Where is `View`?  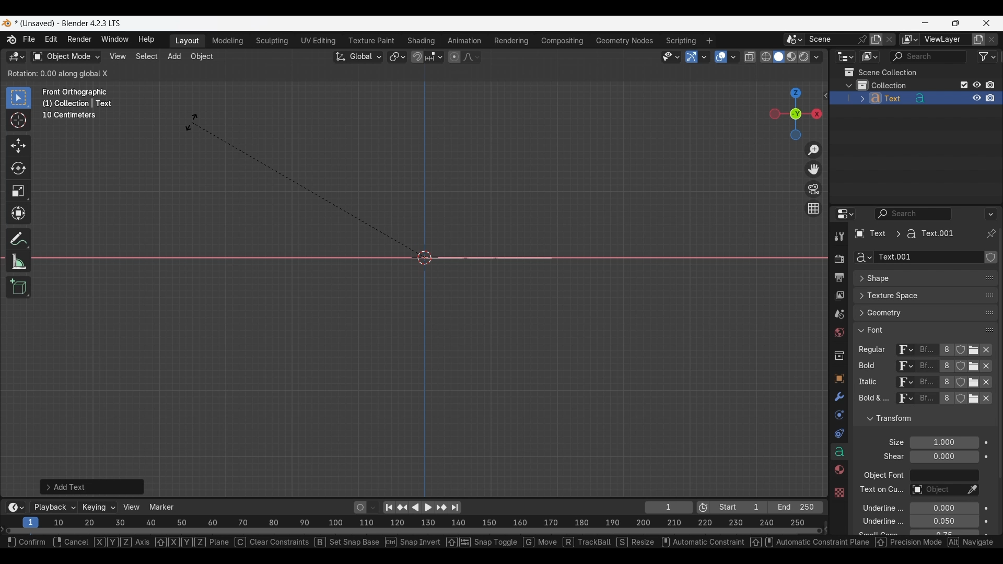
View is located at coordinates (132, 507).